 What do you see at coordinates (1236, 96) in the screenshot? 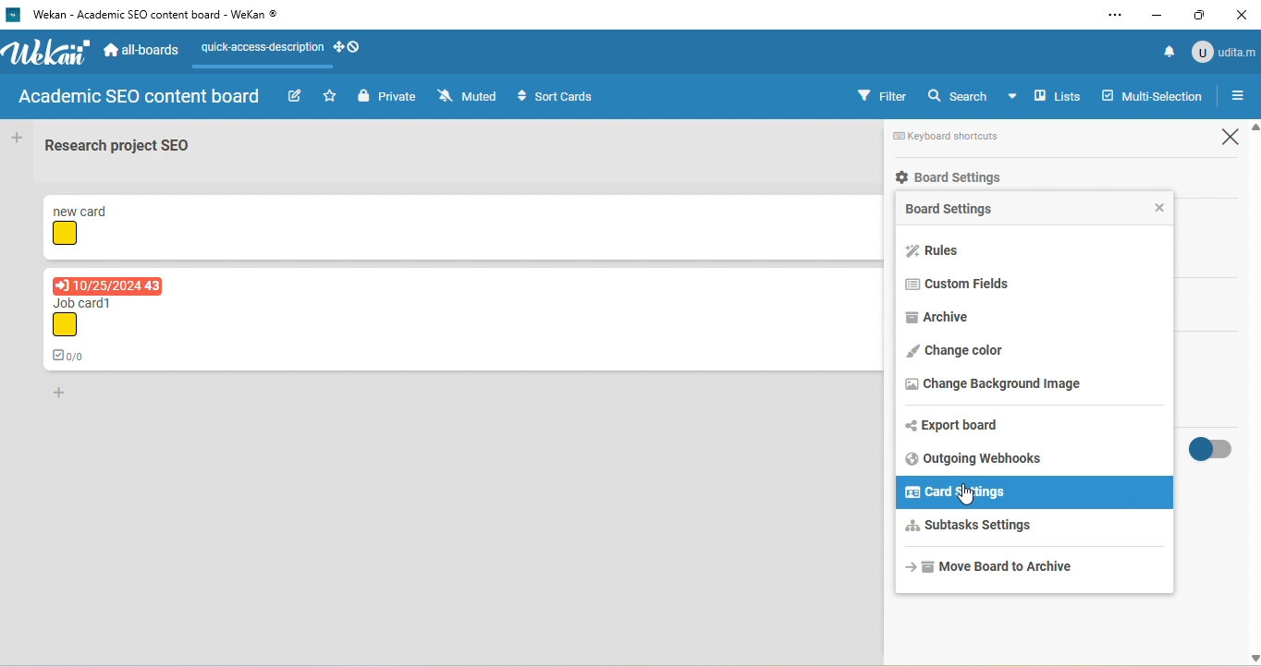
I see `open or close sidebar` at bounding box center [1236, 96].